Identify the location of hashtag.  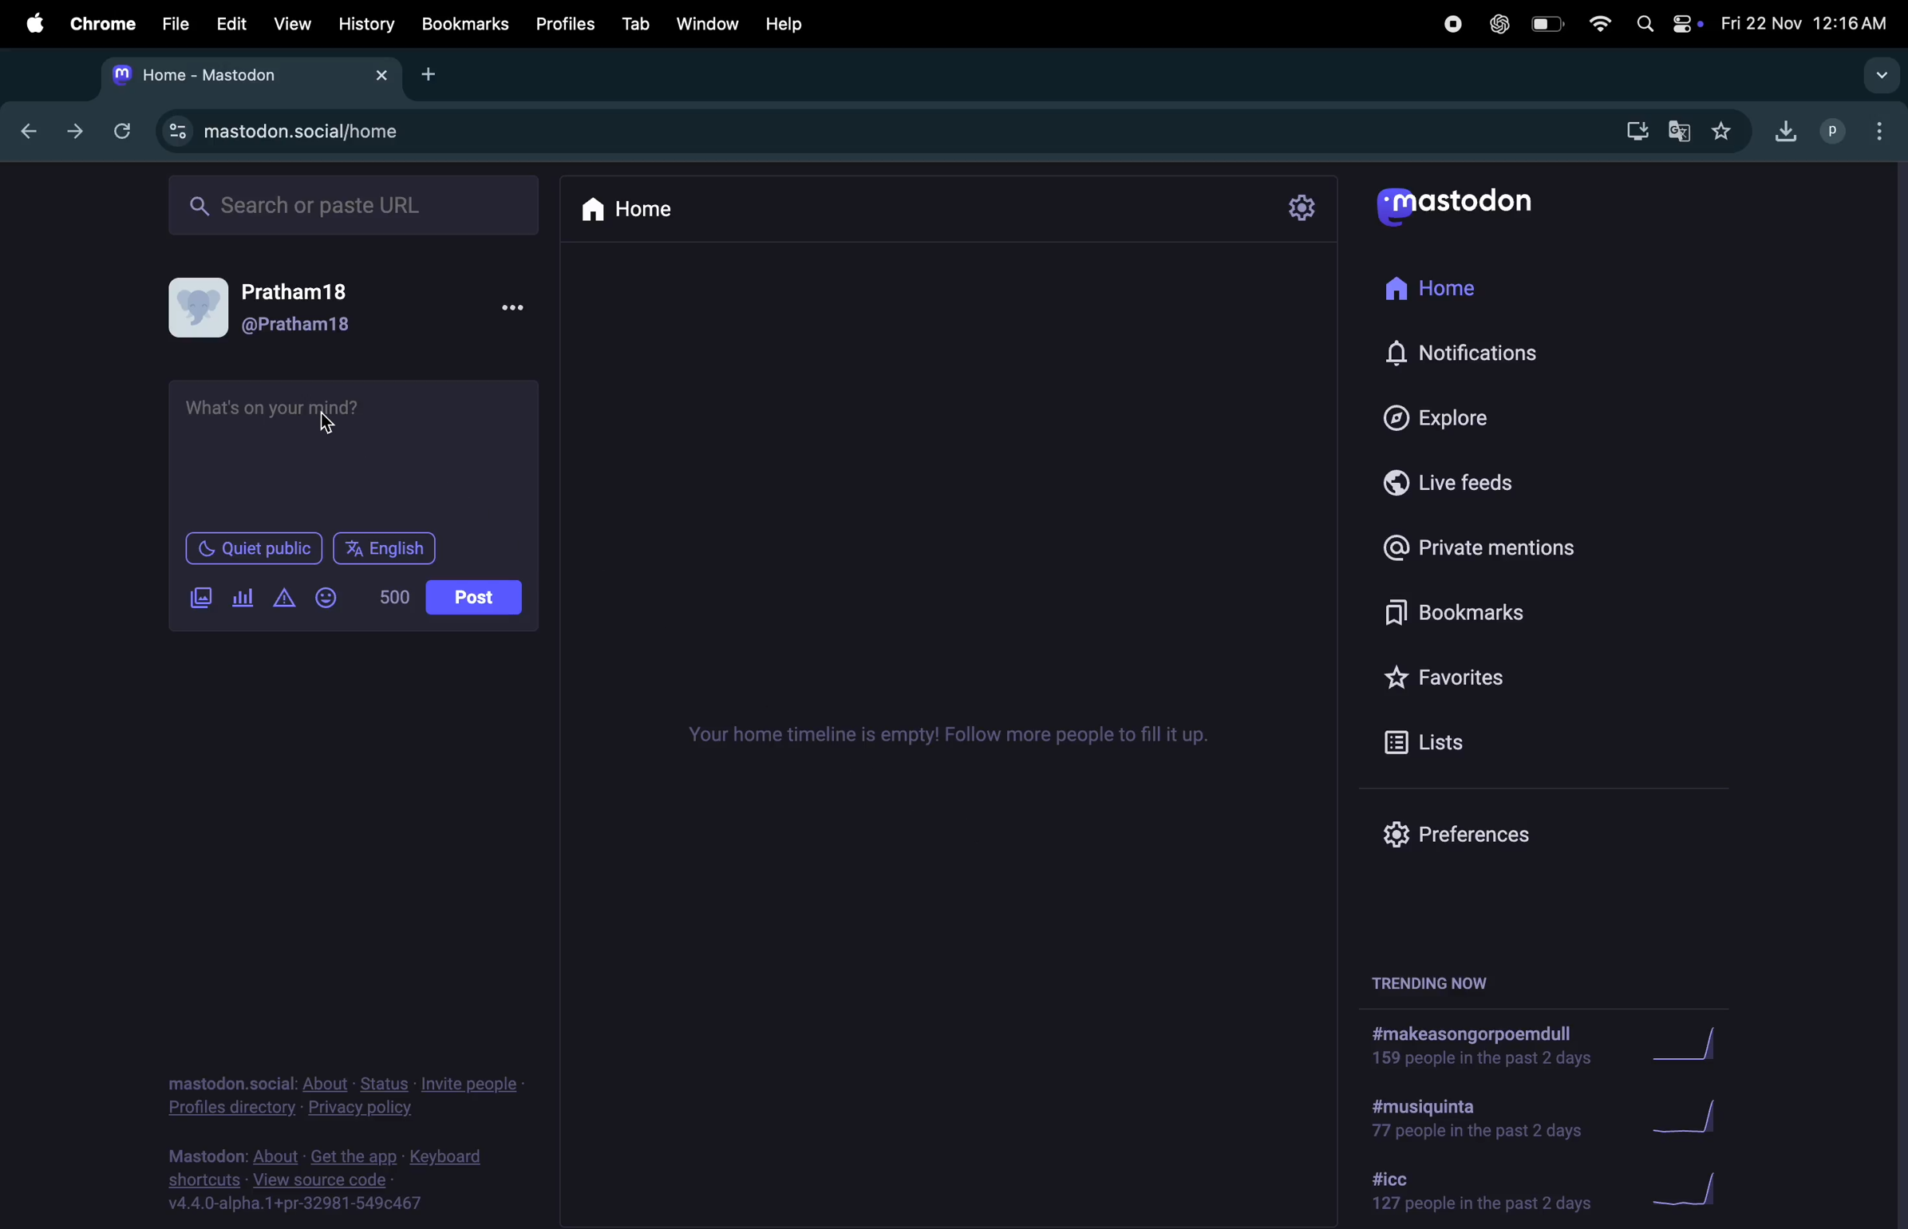
(1477, 1191).